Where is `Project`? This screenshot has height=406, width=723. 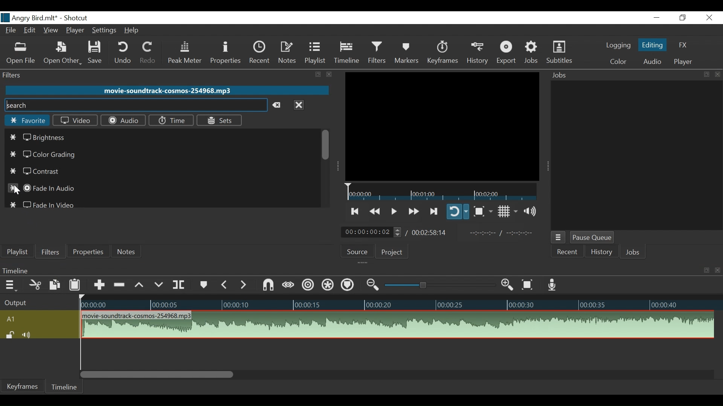 Project is located at coordinates (395, 251).